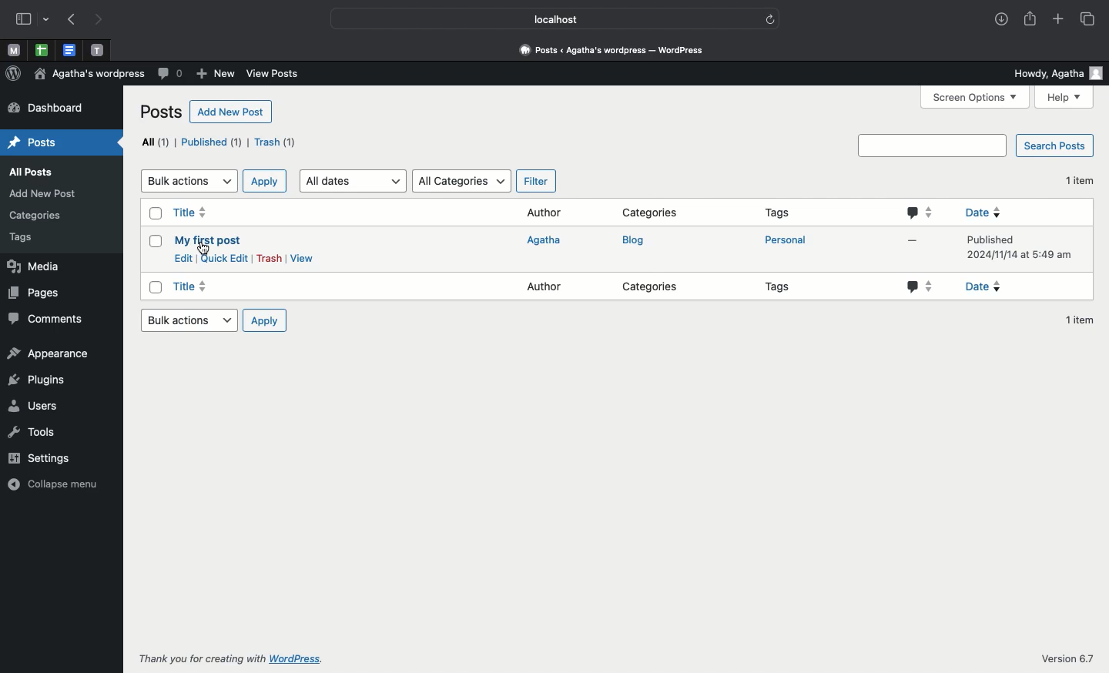 This screenshot has height=673, width=1109. I want to click on Settings, so click(45, 459).